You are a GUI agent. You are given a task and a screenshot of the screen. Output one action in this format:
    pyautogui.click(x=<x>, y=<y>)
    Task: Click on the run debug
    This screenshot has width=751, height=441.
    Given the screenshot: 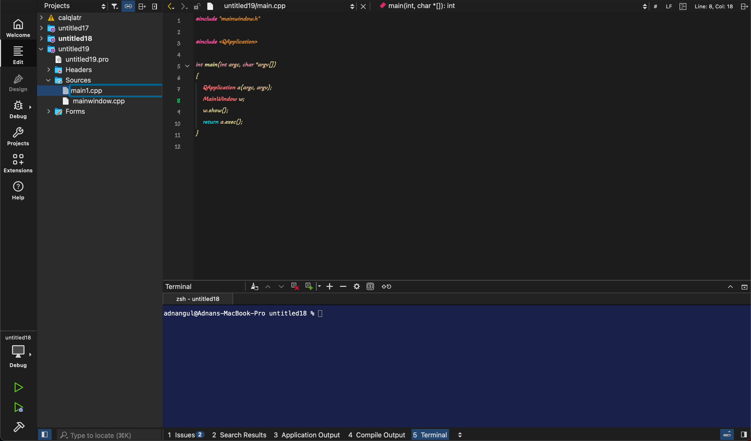 What is the action you would take?
    pyautogui.click(x=18, y=408)
    